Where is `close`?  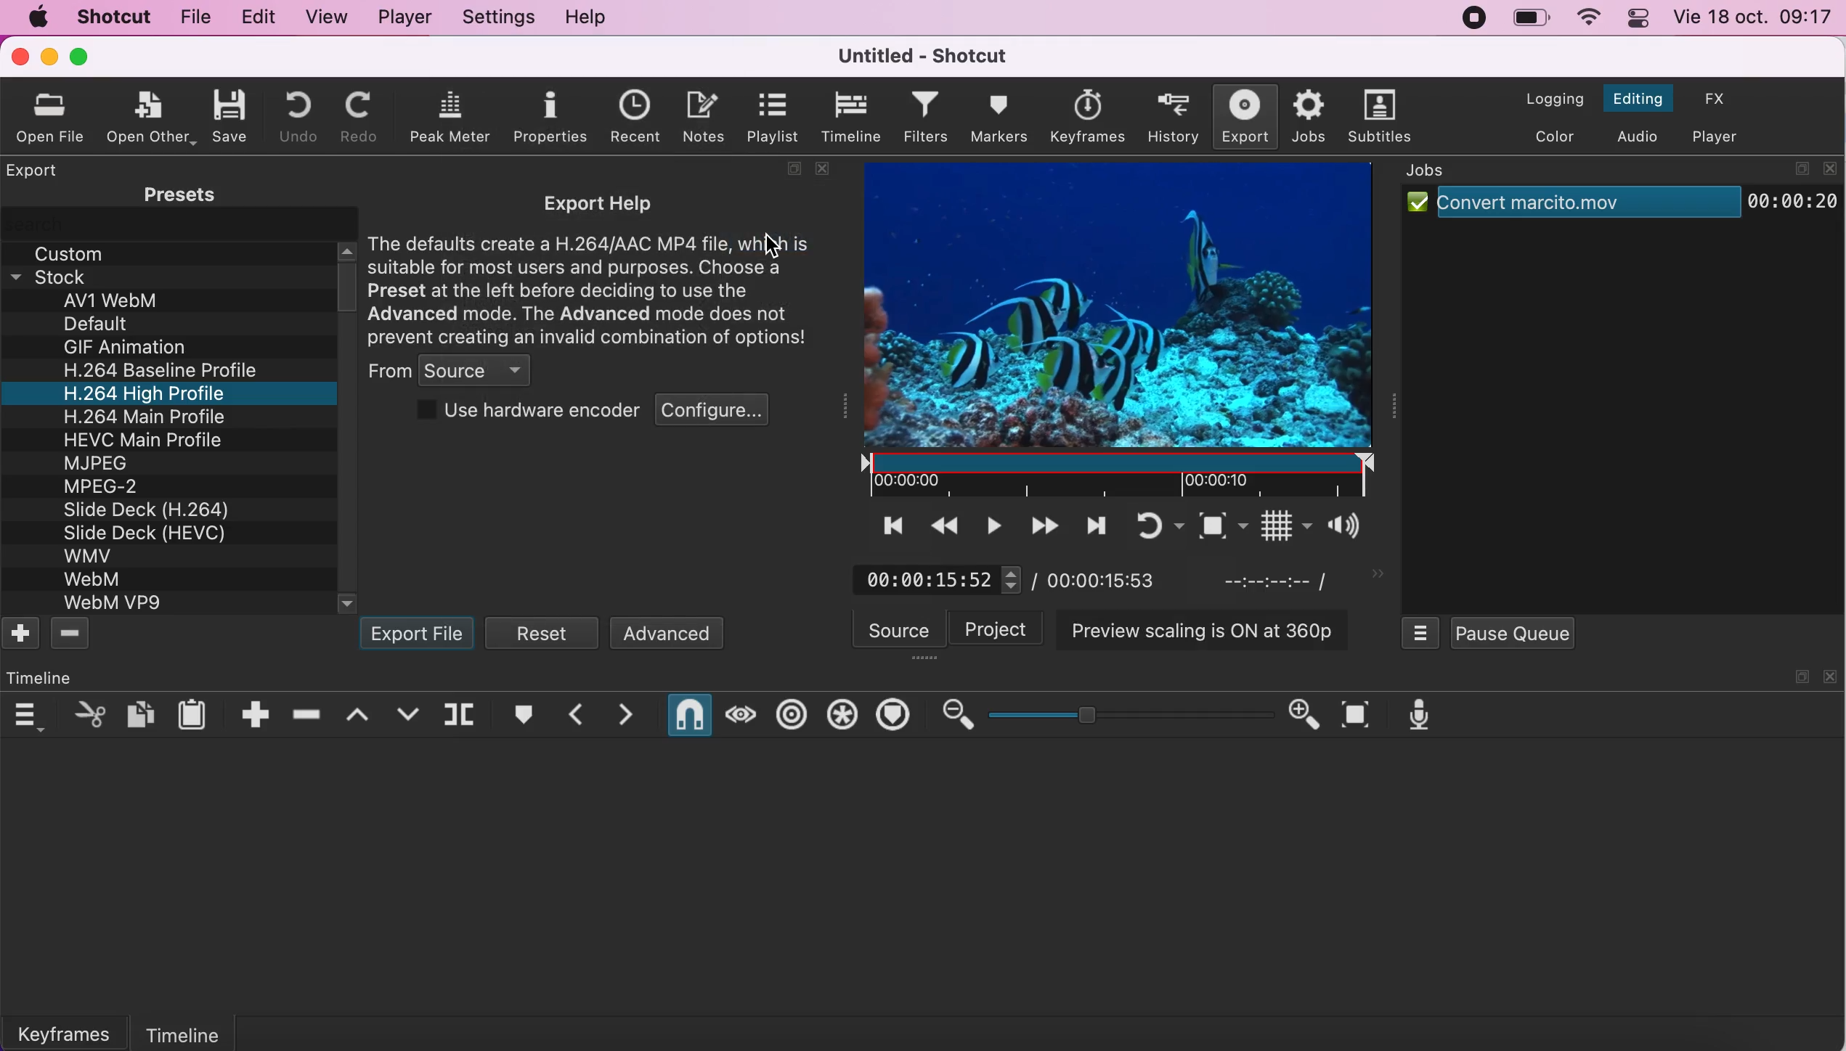
close is located at coordinates (829, 169).